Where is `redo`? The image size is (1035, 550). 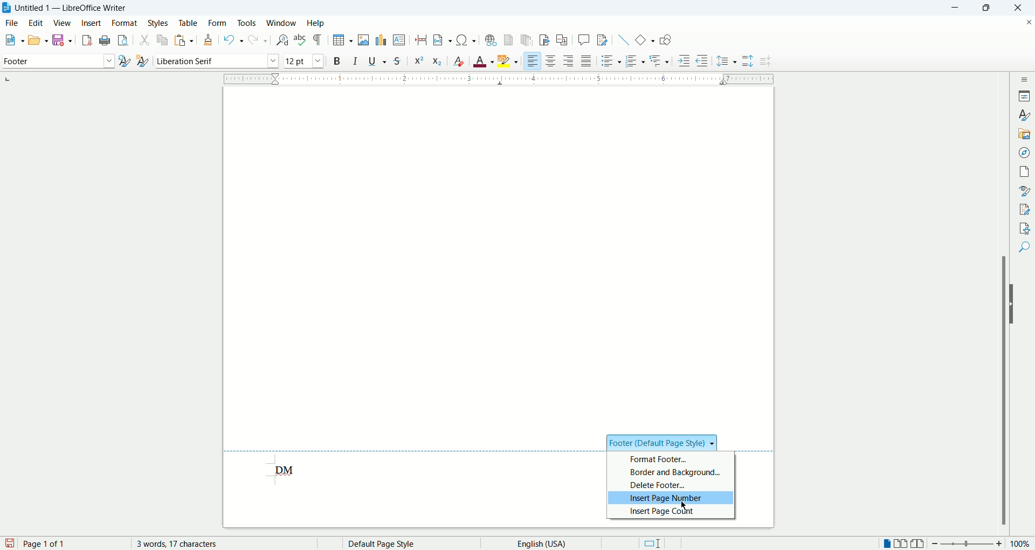 redo is located at coordinates (257, 40).